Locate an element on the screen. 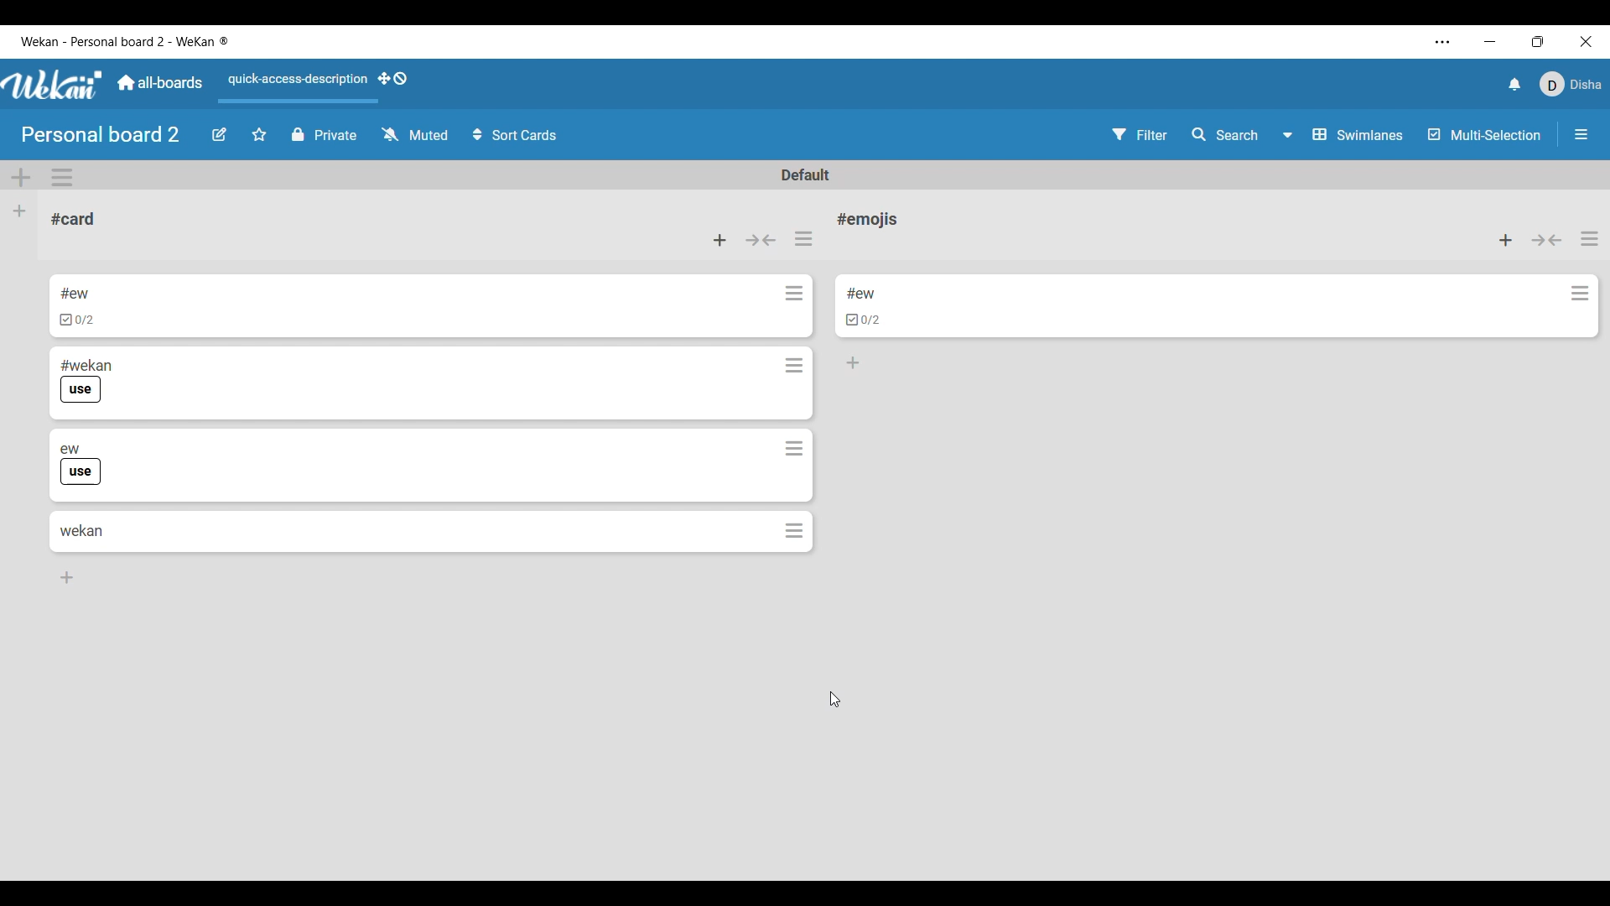 This screenshot has height=906, width=1610. Watch options is located at coordinates (416, 134).